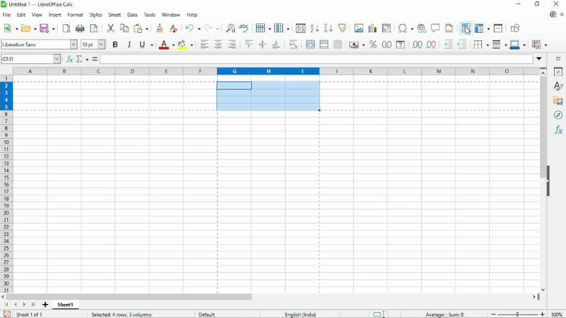 This screenshot has width=566, height=318. What do you see at coordinates (186, 45) in the screenshot?
I see `Background color` at bounding box center [186, 45].